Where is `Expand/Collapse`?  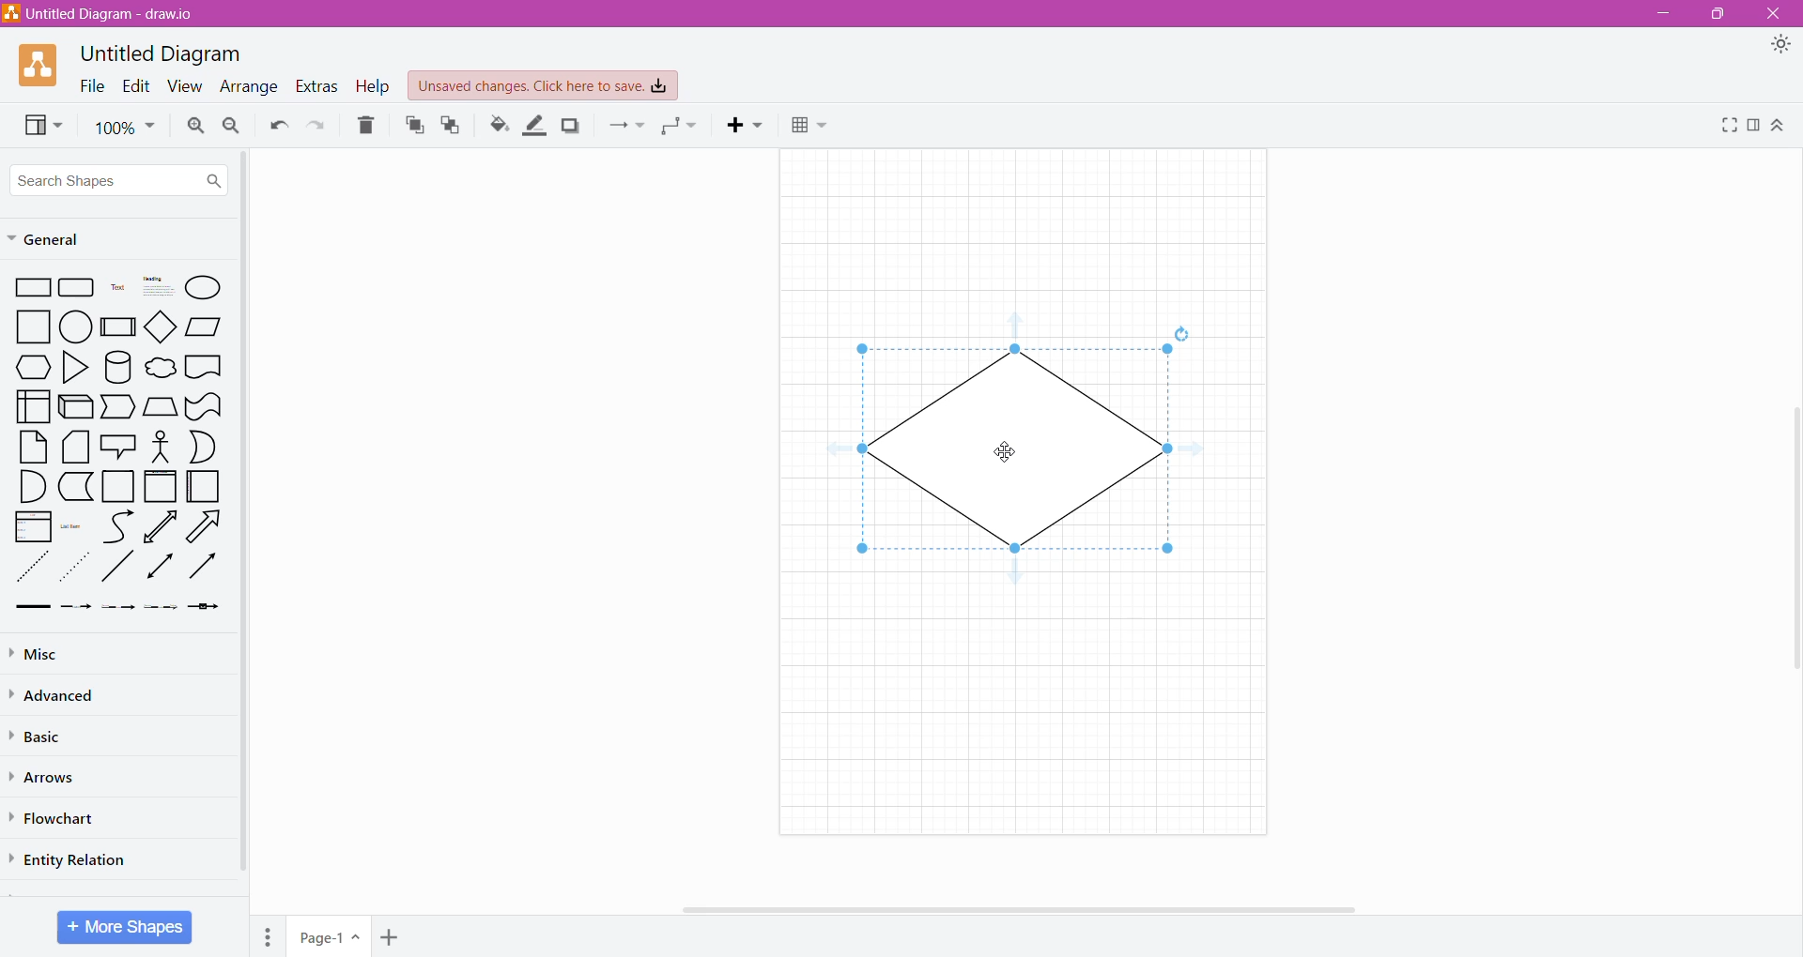 Expand/Collapse is located at coordinates (1780, 126).